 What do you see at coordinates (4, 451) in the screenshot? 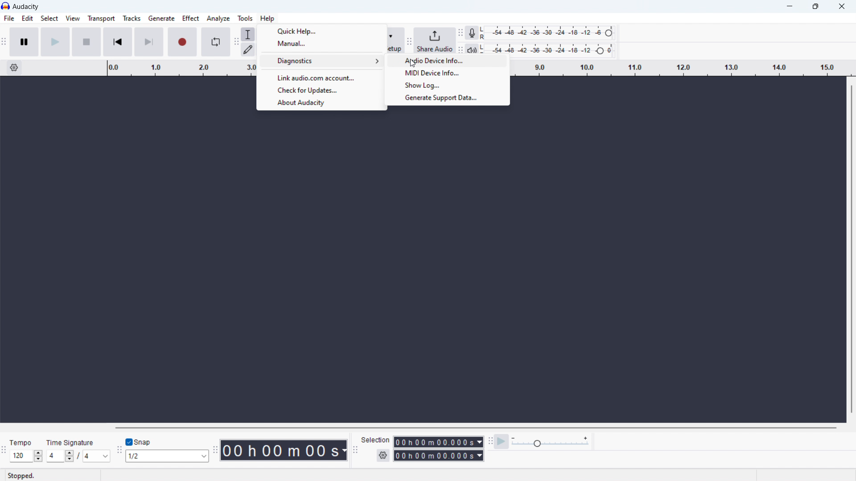
I see `time signature toolbar` at bounding box center [4, 451].